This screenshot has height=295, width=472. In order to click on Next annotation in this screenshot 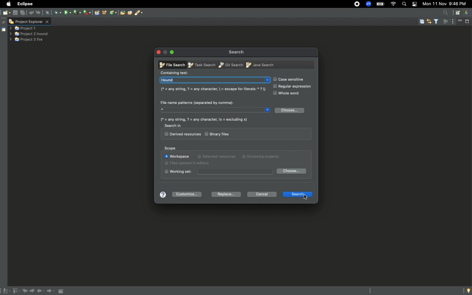, I will do `click(6, 291)`.